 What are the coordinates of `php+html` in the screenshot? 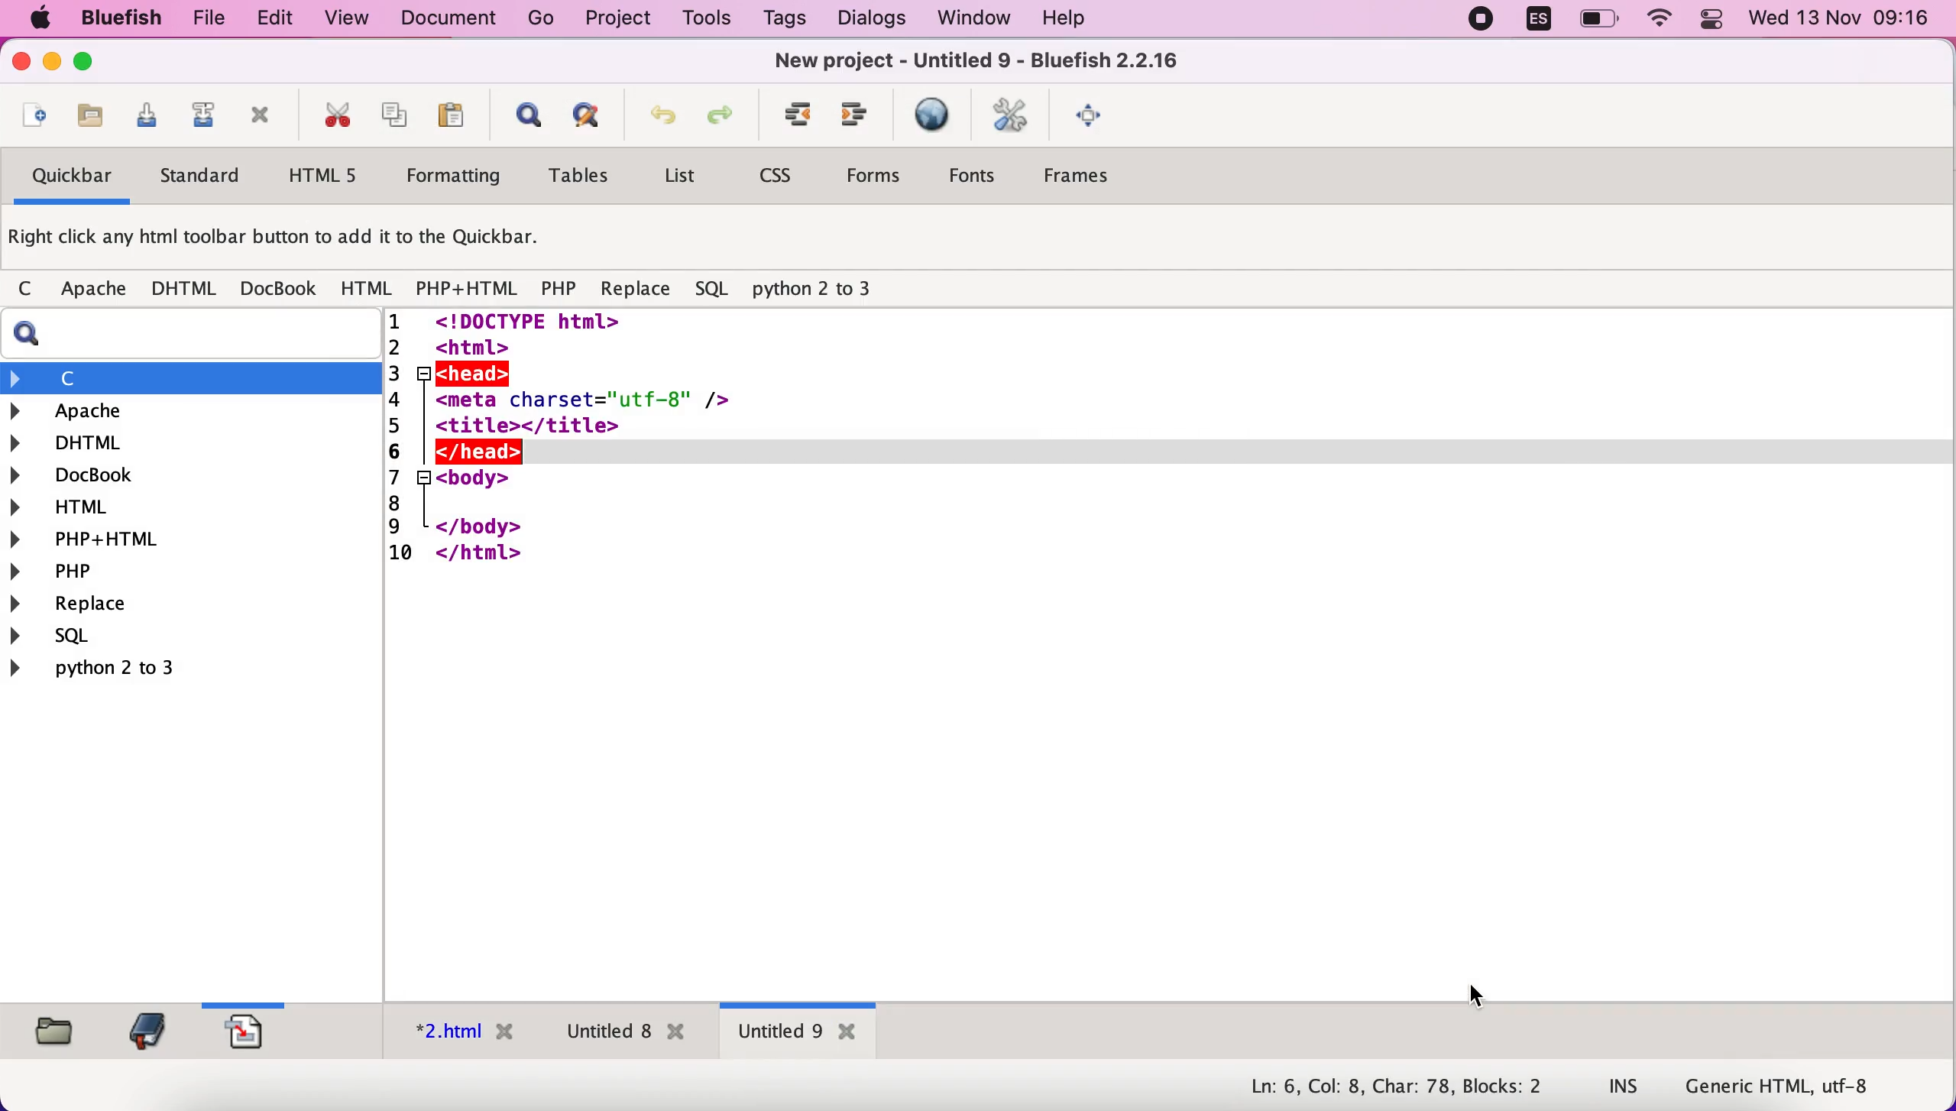 It's located at (189, 537).